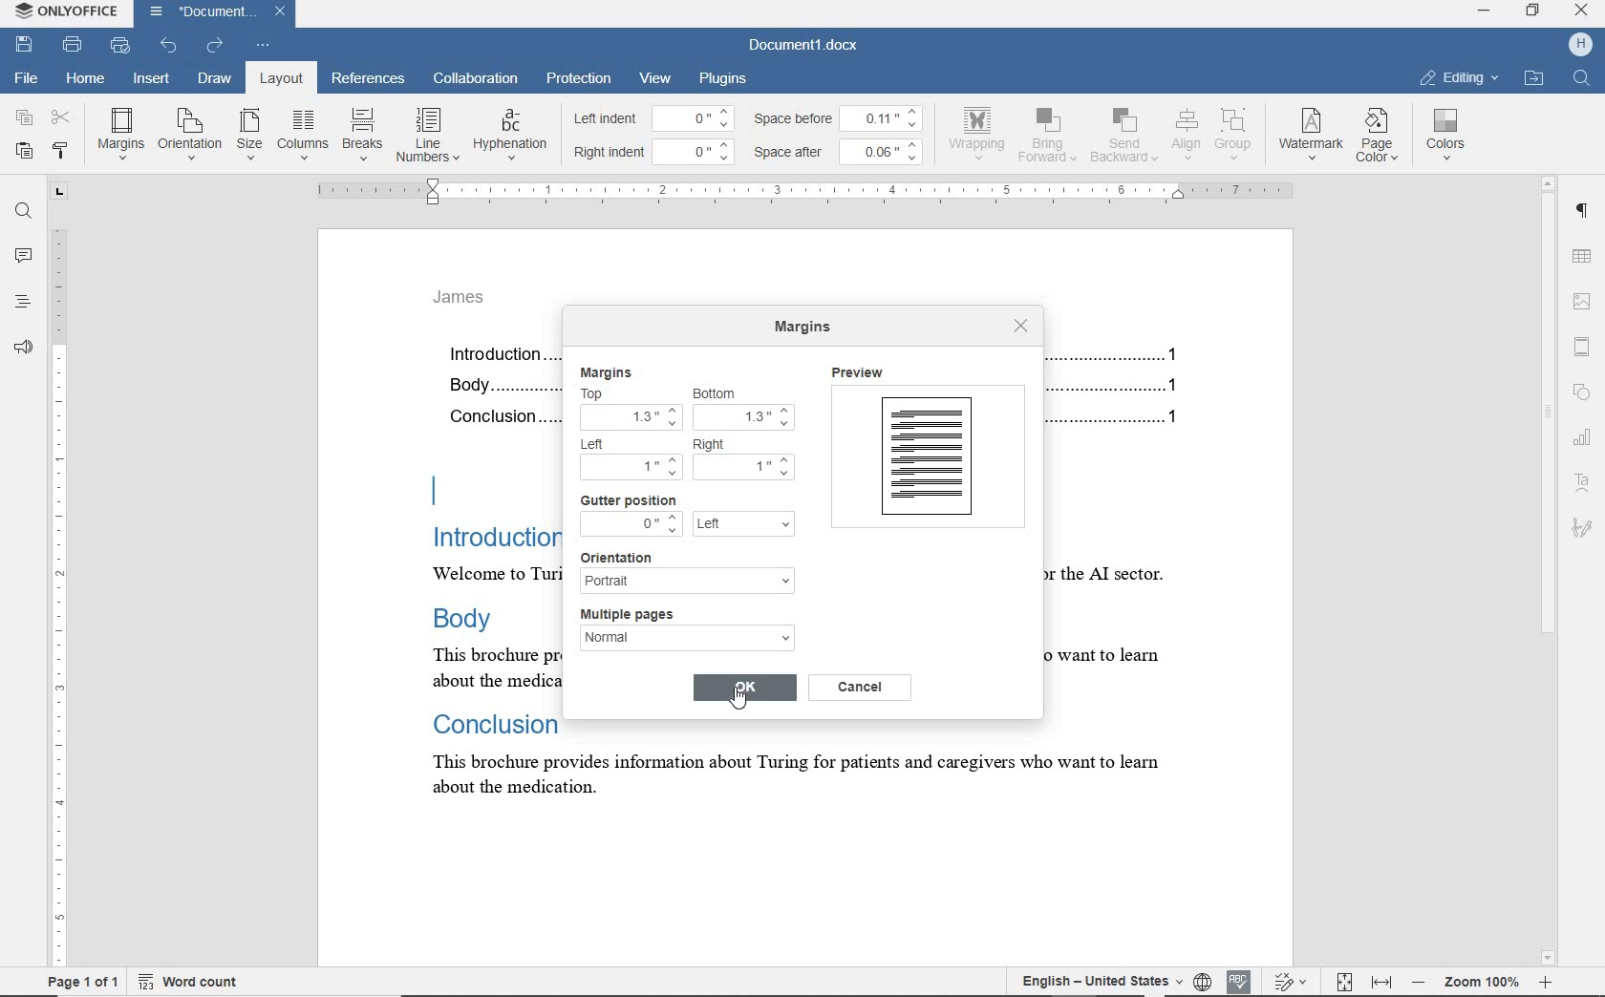 This screenshot has width=1605, height=997. I want to click on space after, so click(793, 153).